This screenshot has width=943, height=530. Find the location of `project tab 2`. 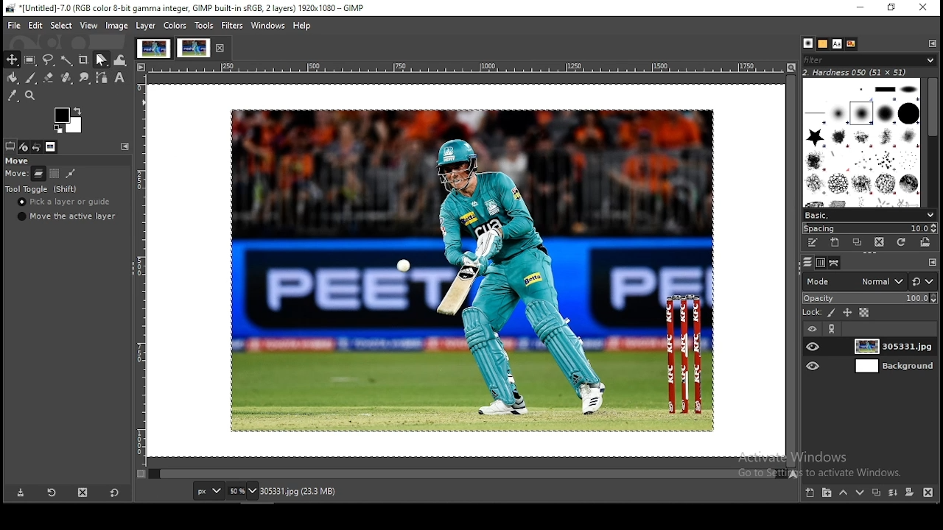

project tab 2 is located at coordinates (194, 48).